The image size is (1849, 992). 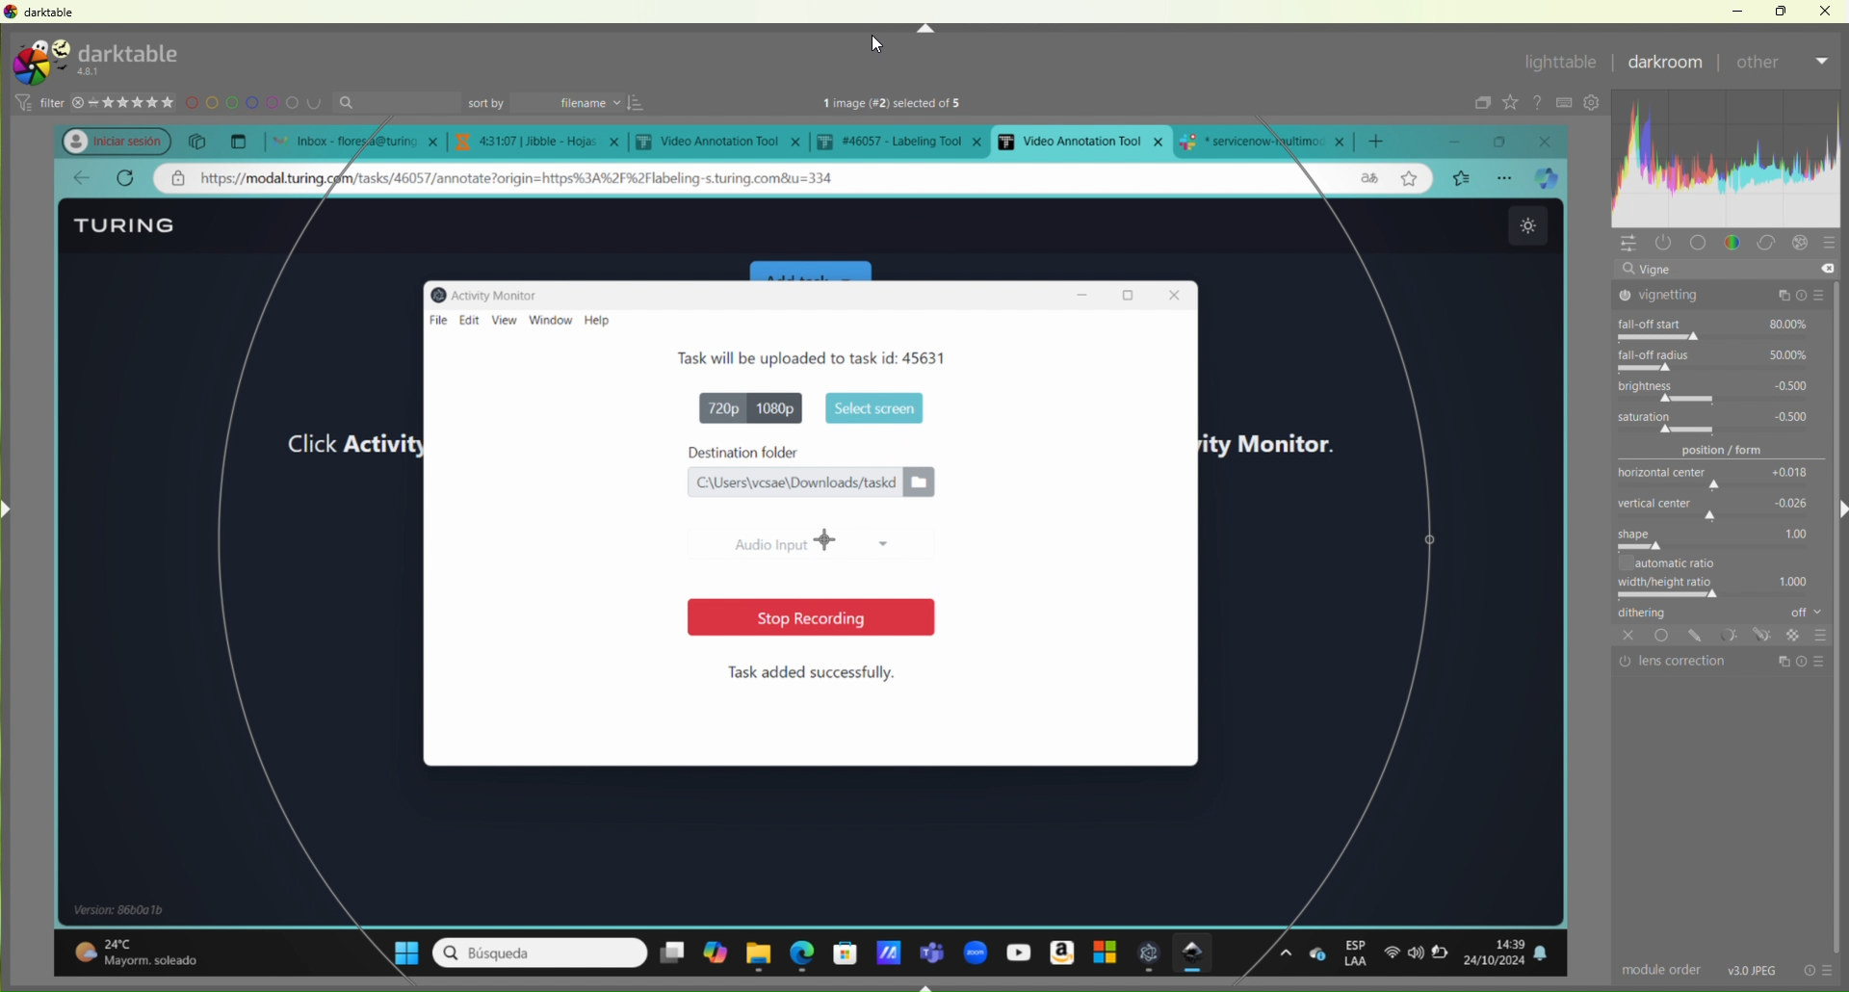 I want to click on Turing, so click(x=130, y=224).